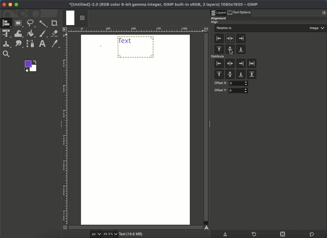 This screenshot has height=238, width=327. What do you see at coordinates (206, 129) in the screenshot?
I see `Scroll` at bounding box center [206, 129].